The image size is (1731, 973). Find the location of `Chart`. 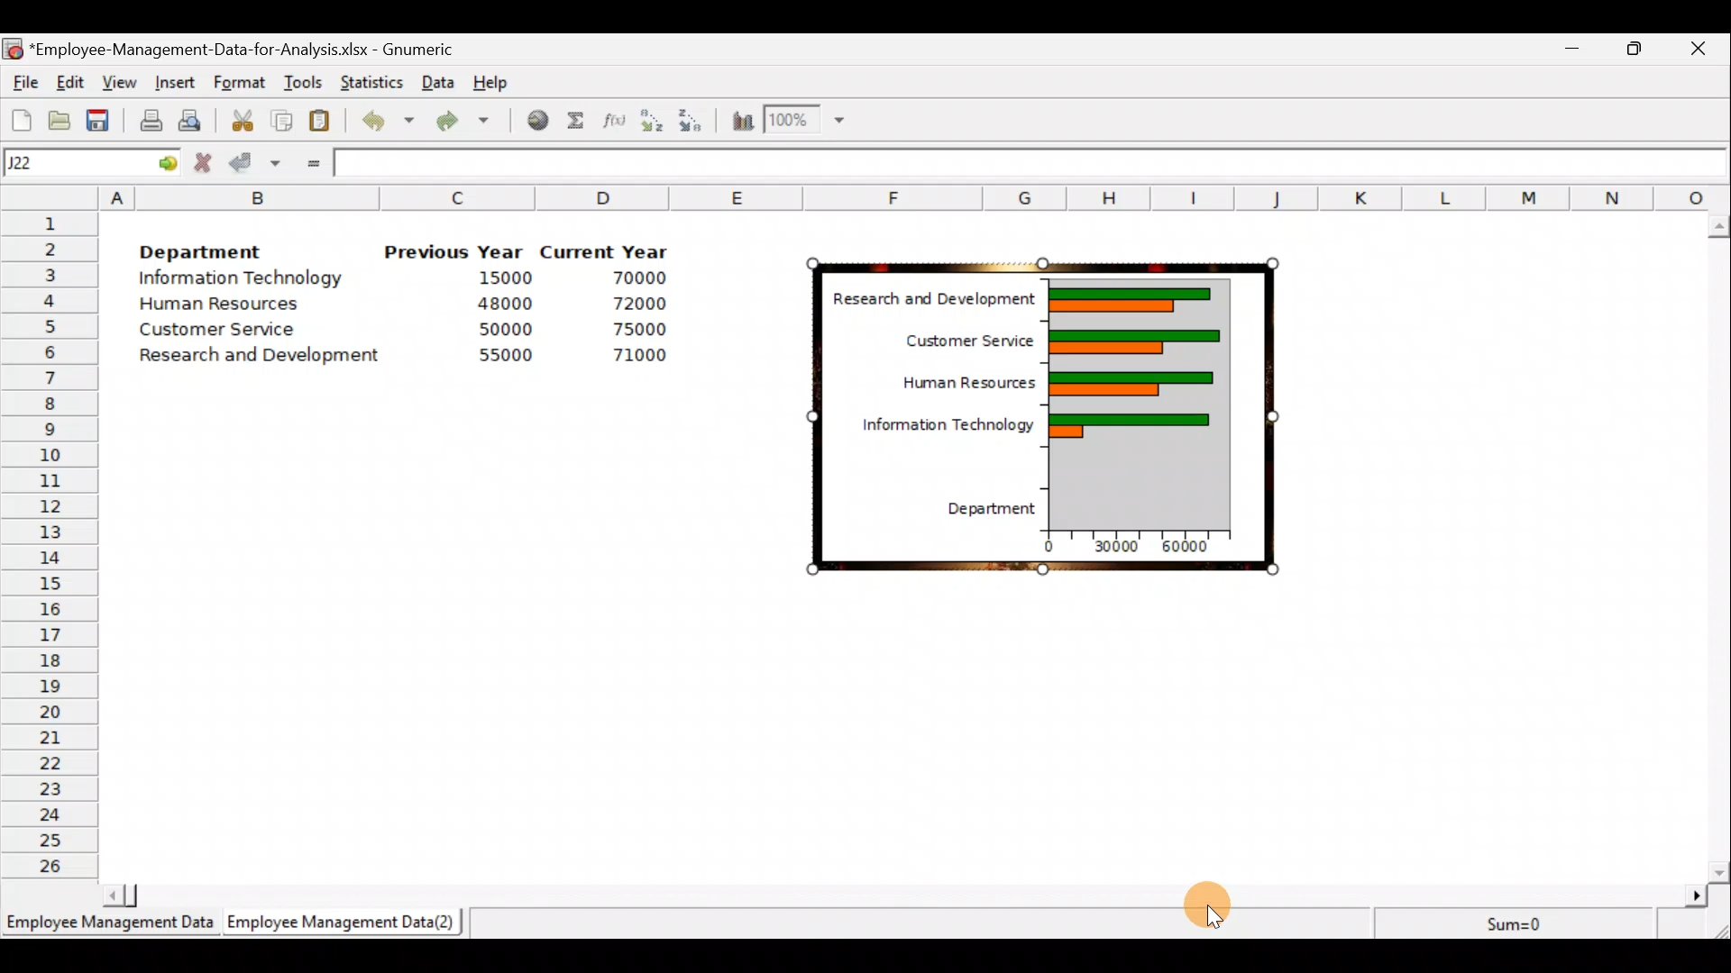

Chart is located at coordinates (1137, 400).